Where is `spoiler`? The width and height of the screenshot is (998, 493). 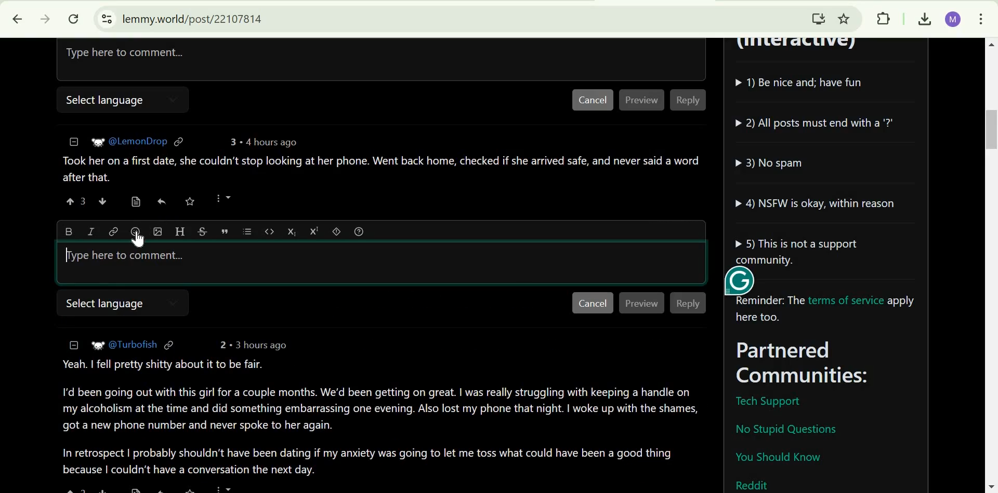 spoiler is located at coordinates (337, 231).